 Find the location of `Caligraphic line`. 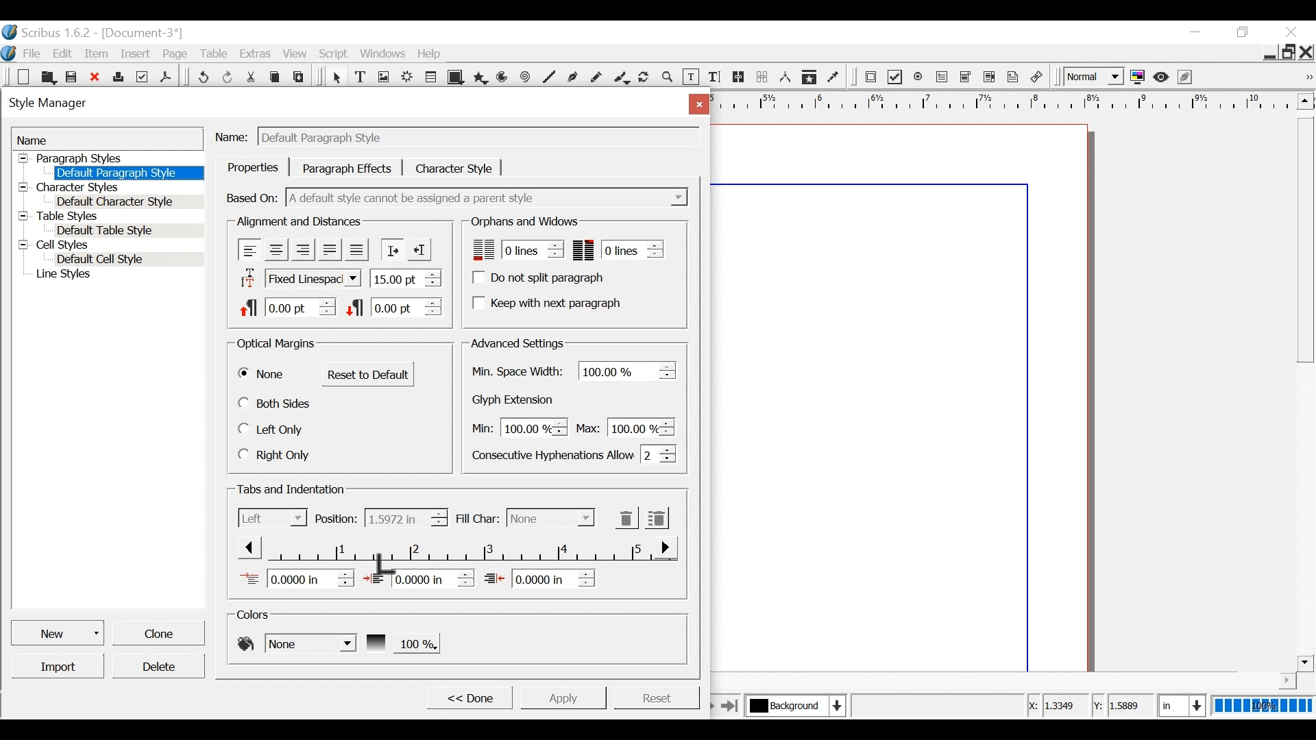

Caligraphic line is located at coordinates (622, 79).